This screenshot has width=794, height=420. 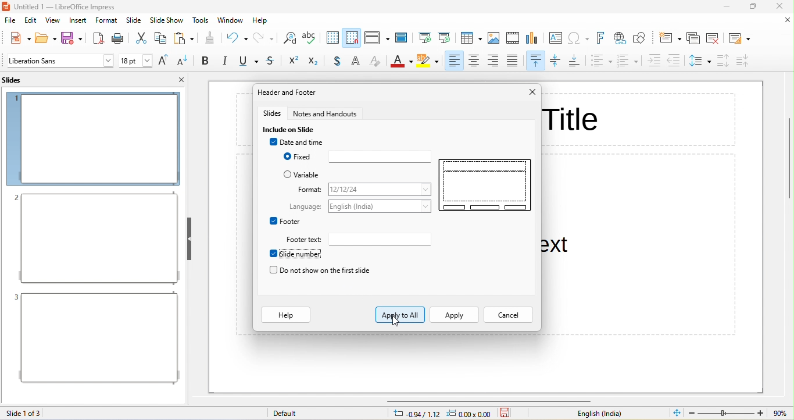 I want to click on zoom, so click(x=727, y=413).